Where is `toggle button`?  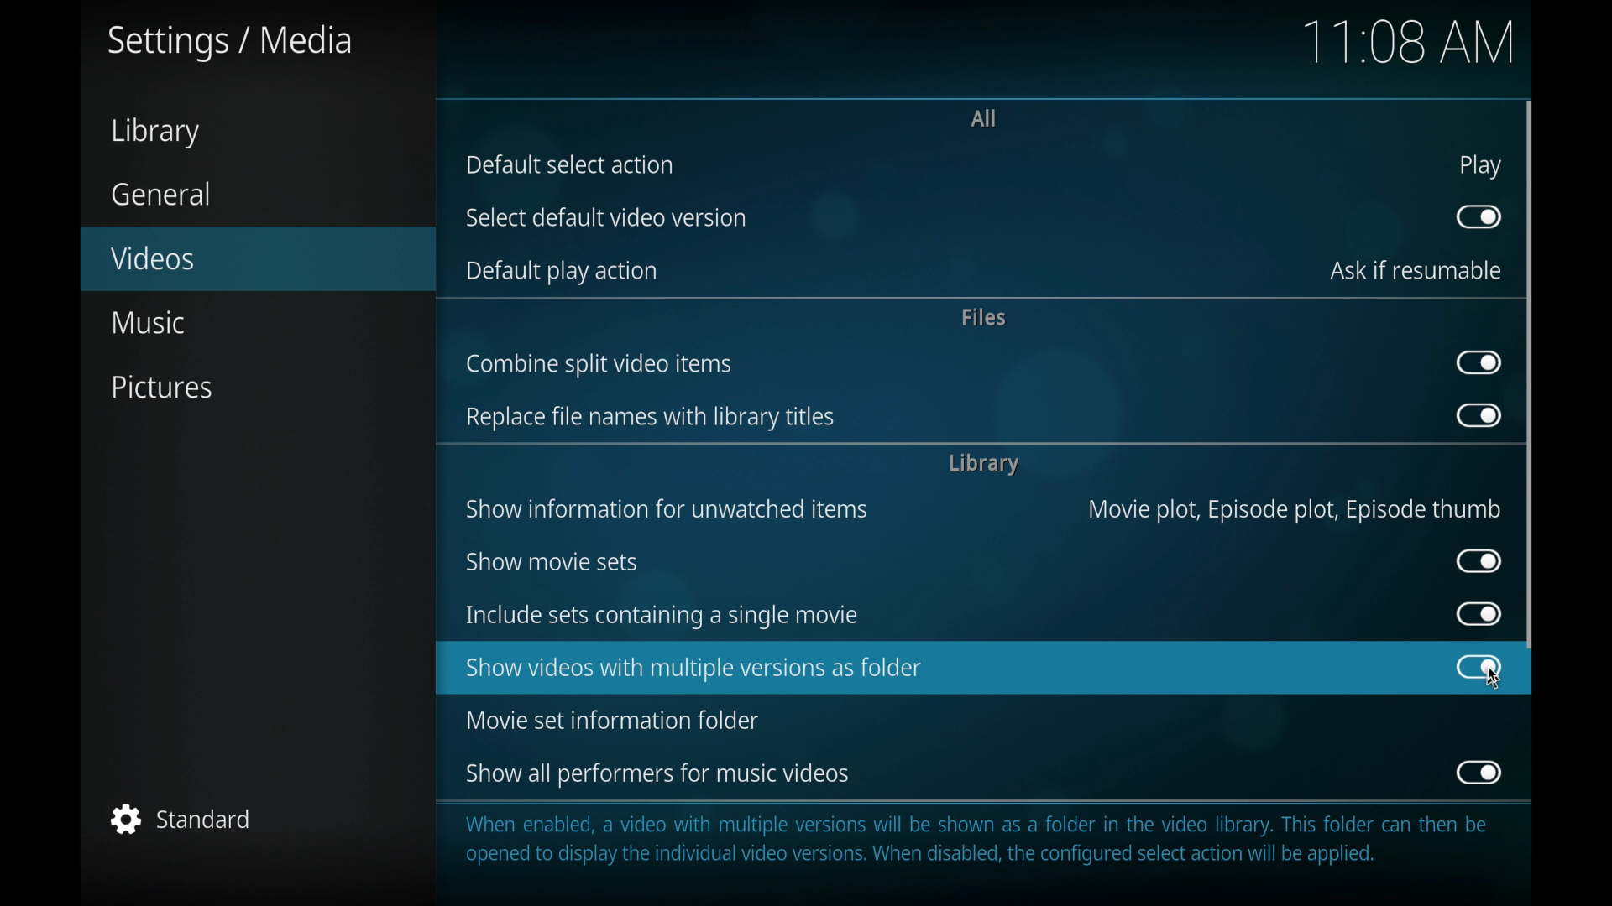
toggle button is located at coordinates (1479, 560).